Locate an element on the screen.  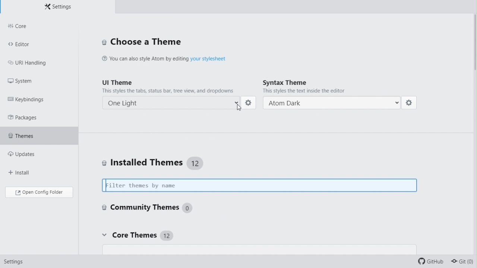
hyperlink is located at coordinates (209, 58).